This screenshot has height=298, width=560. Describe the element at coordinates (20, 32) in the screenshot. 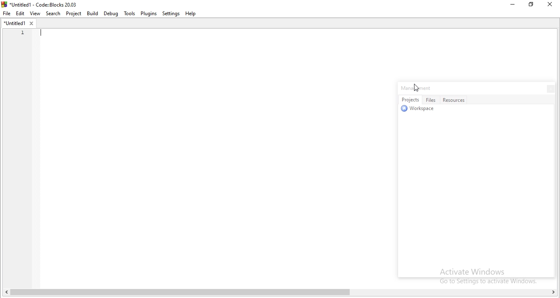

I see `1.` at that location.